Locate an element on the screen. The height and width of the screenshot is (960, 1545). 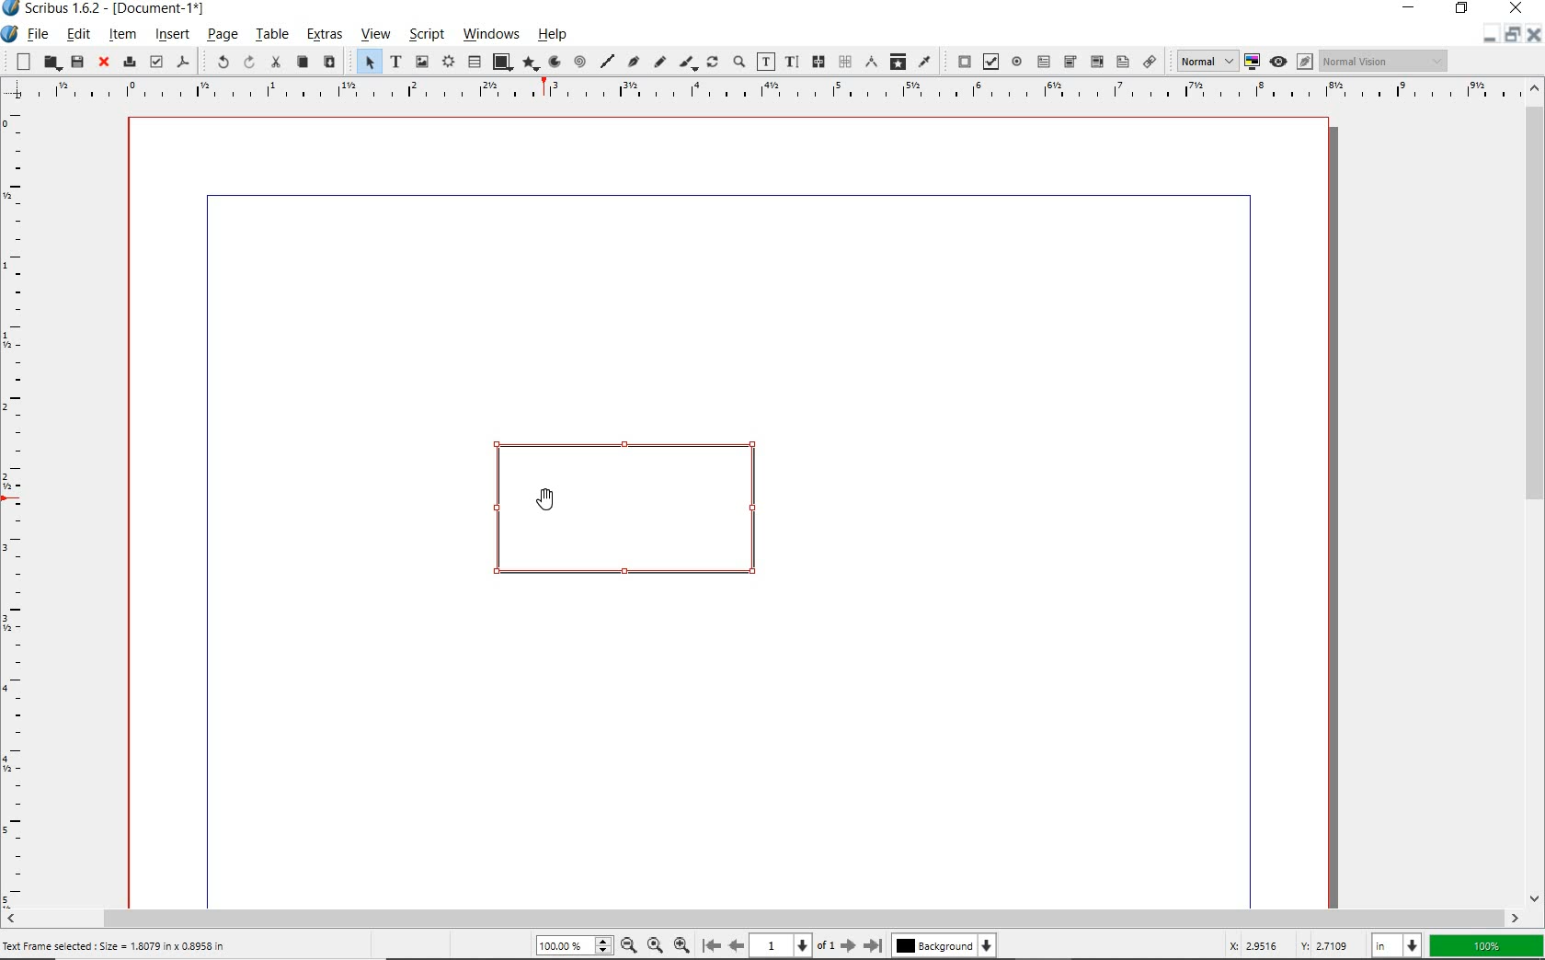
minimize is located at coordinates (1510, 35).